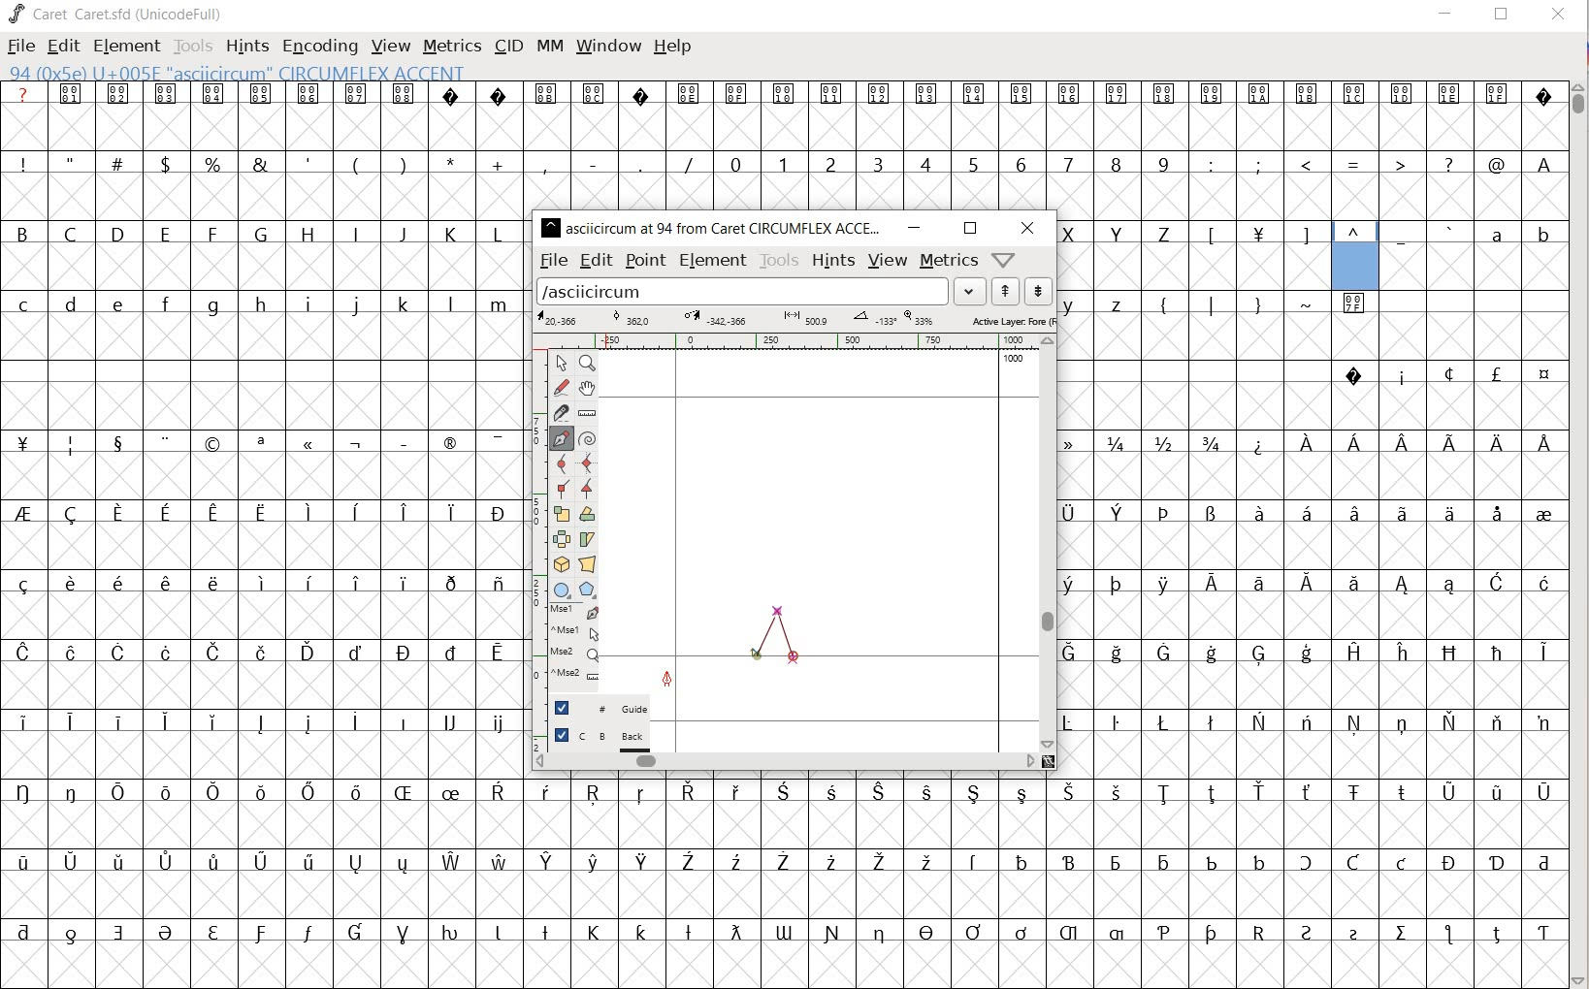 The image size is (1589, 989). I want to click on load word list, so click(761, 293).